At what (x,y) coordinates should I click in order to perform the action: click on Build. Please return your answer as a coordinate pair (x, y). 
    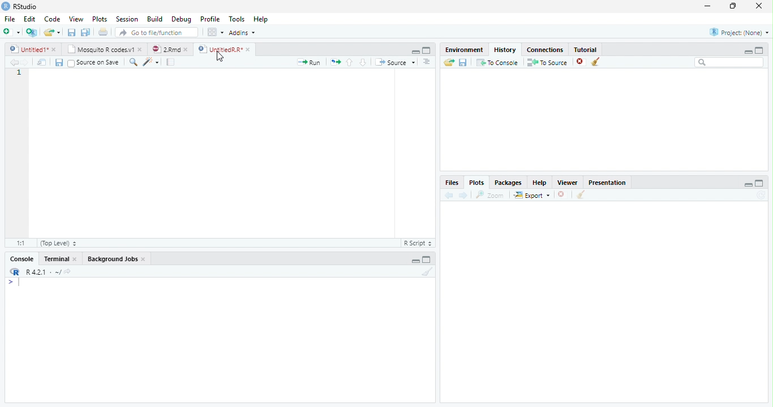
    Looking at the image, I should click on (153, 20).